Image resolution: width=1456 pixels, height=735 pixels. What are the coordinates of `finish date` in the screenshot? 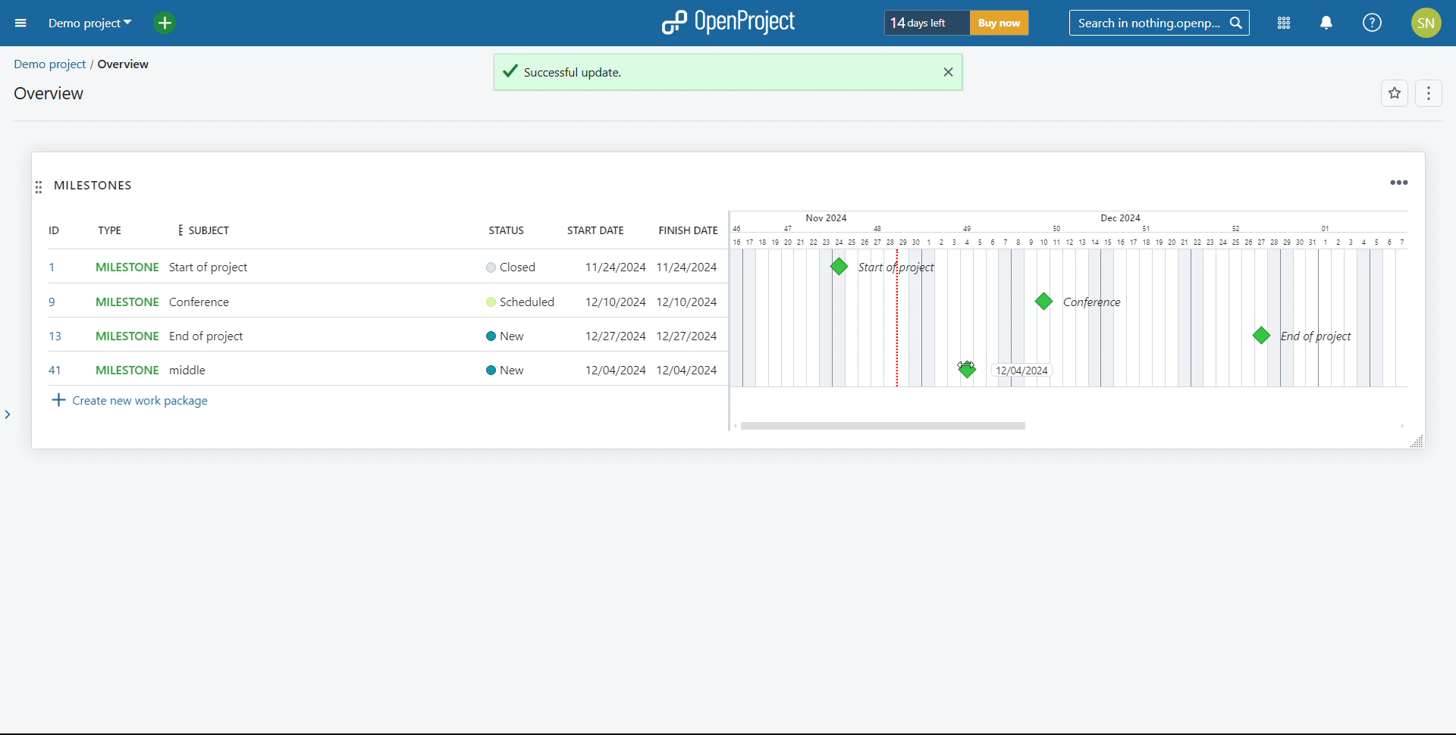 It's located at (686, 230).